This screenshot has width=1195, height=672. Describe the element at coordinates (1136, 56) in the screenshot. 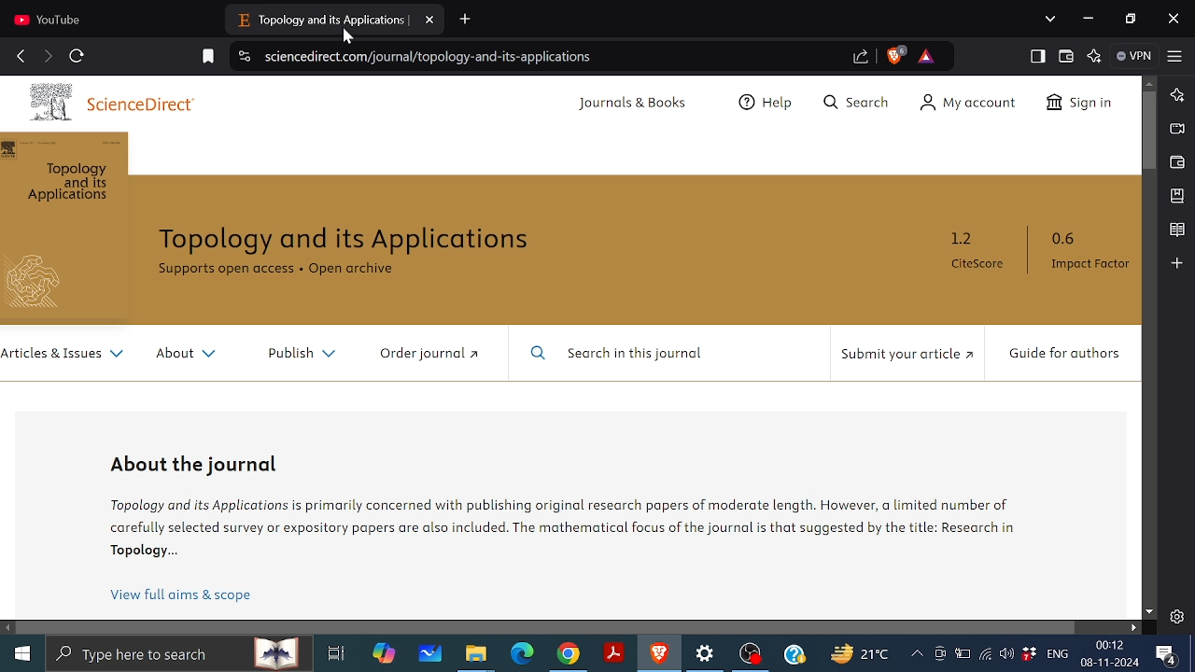

I see `VPN` at that location.